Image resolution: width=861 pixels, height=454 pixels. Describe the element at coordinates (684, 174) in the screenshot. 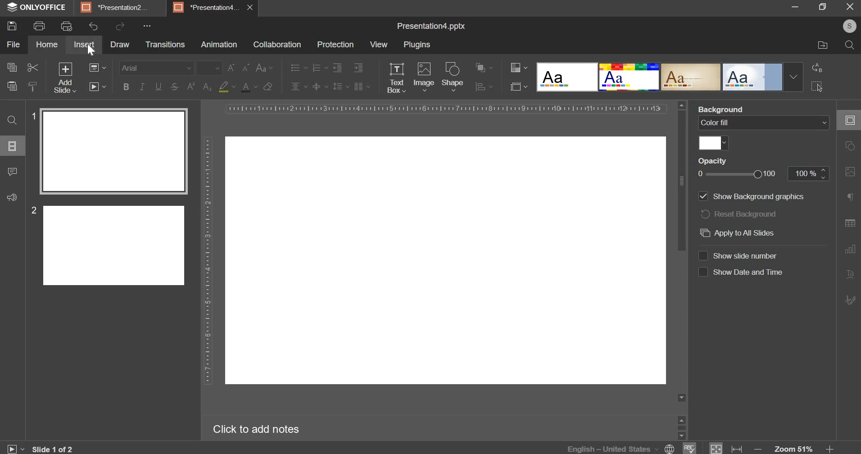

I see `scroll bar` at that location.